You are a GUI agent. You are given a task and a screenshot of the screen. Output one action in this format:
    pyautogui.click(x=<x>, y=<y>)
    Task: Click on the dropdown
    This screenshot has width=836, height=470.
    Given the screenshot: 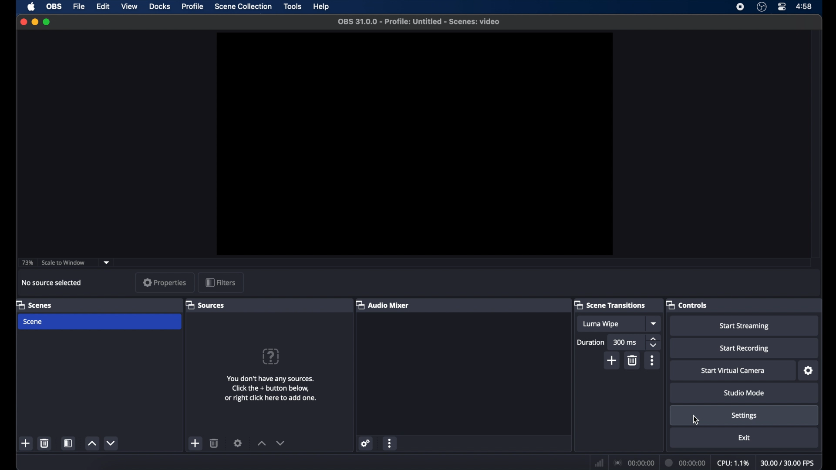 What is the action you would take?
    pyautogui.click(x=654, y=323)
    